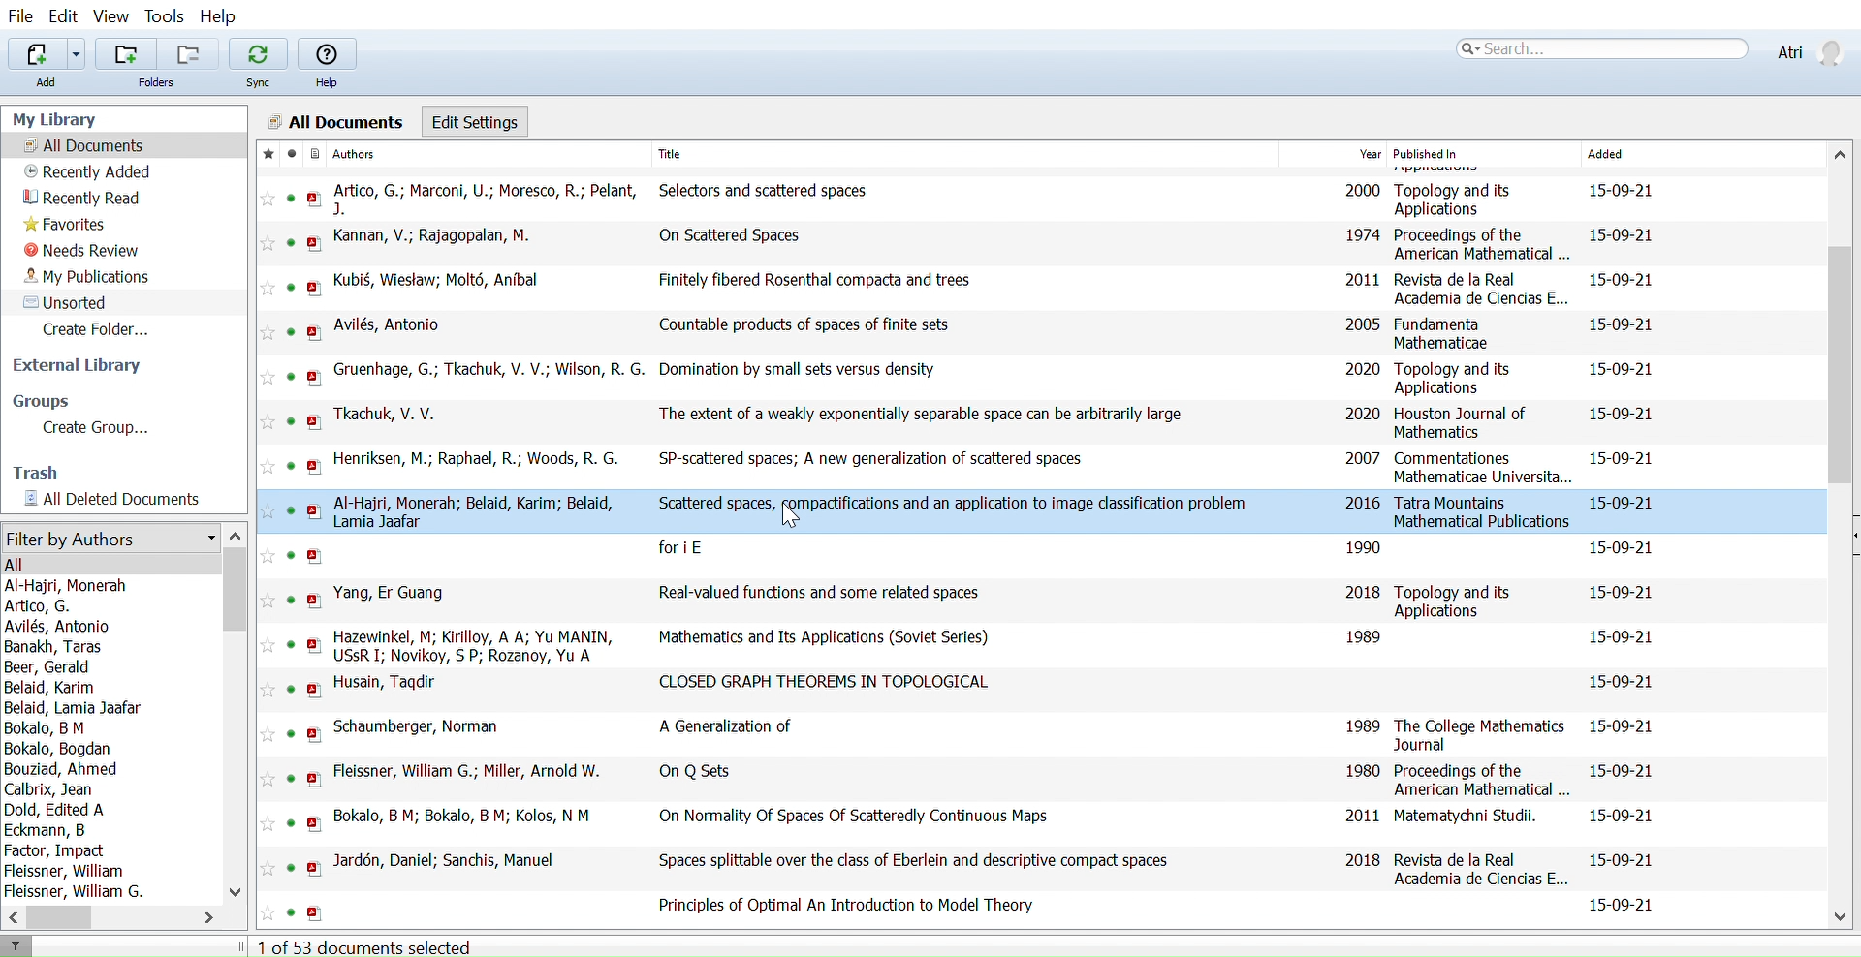  What do you see at coordinates (1807, 50) in the screenshot?
I see `Profile` at bounding box center [1807, 50].